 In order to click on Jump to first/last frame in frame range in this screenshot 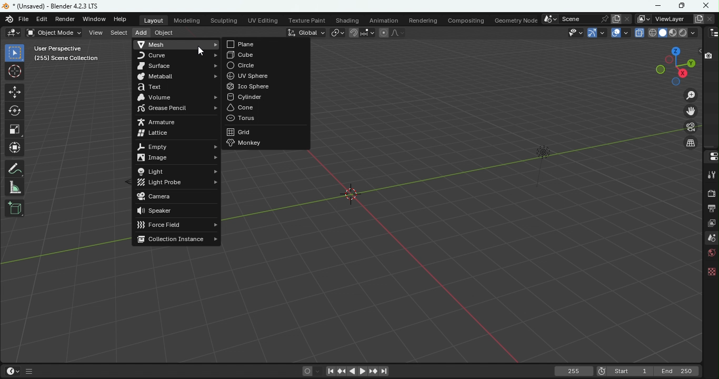, I will do `click(329, 372)`.